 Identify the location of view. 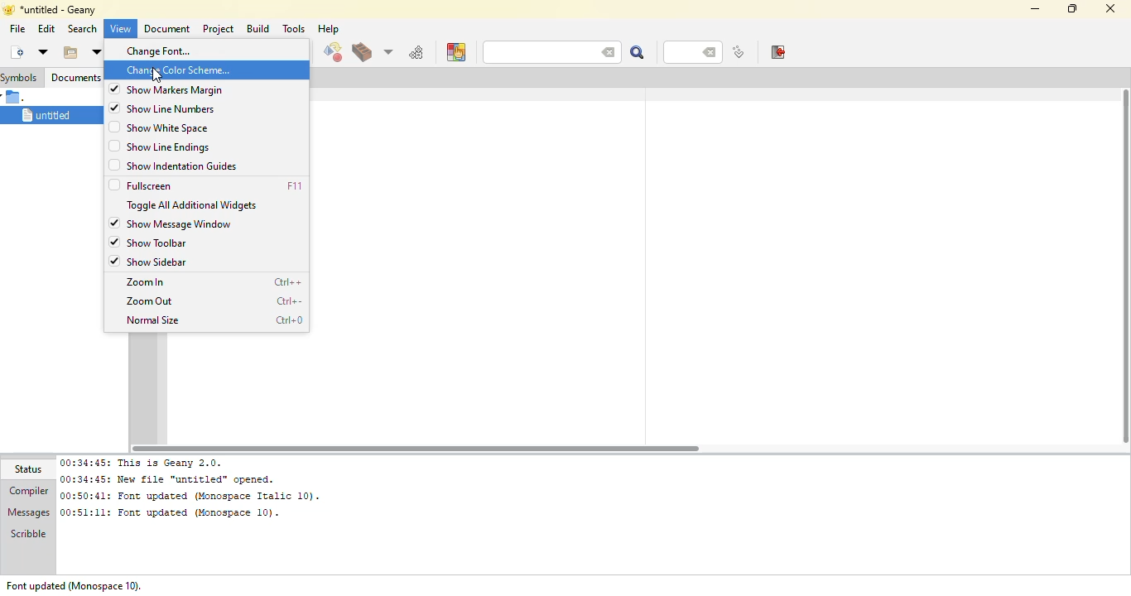
(118, 29).